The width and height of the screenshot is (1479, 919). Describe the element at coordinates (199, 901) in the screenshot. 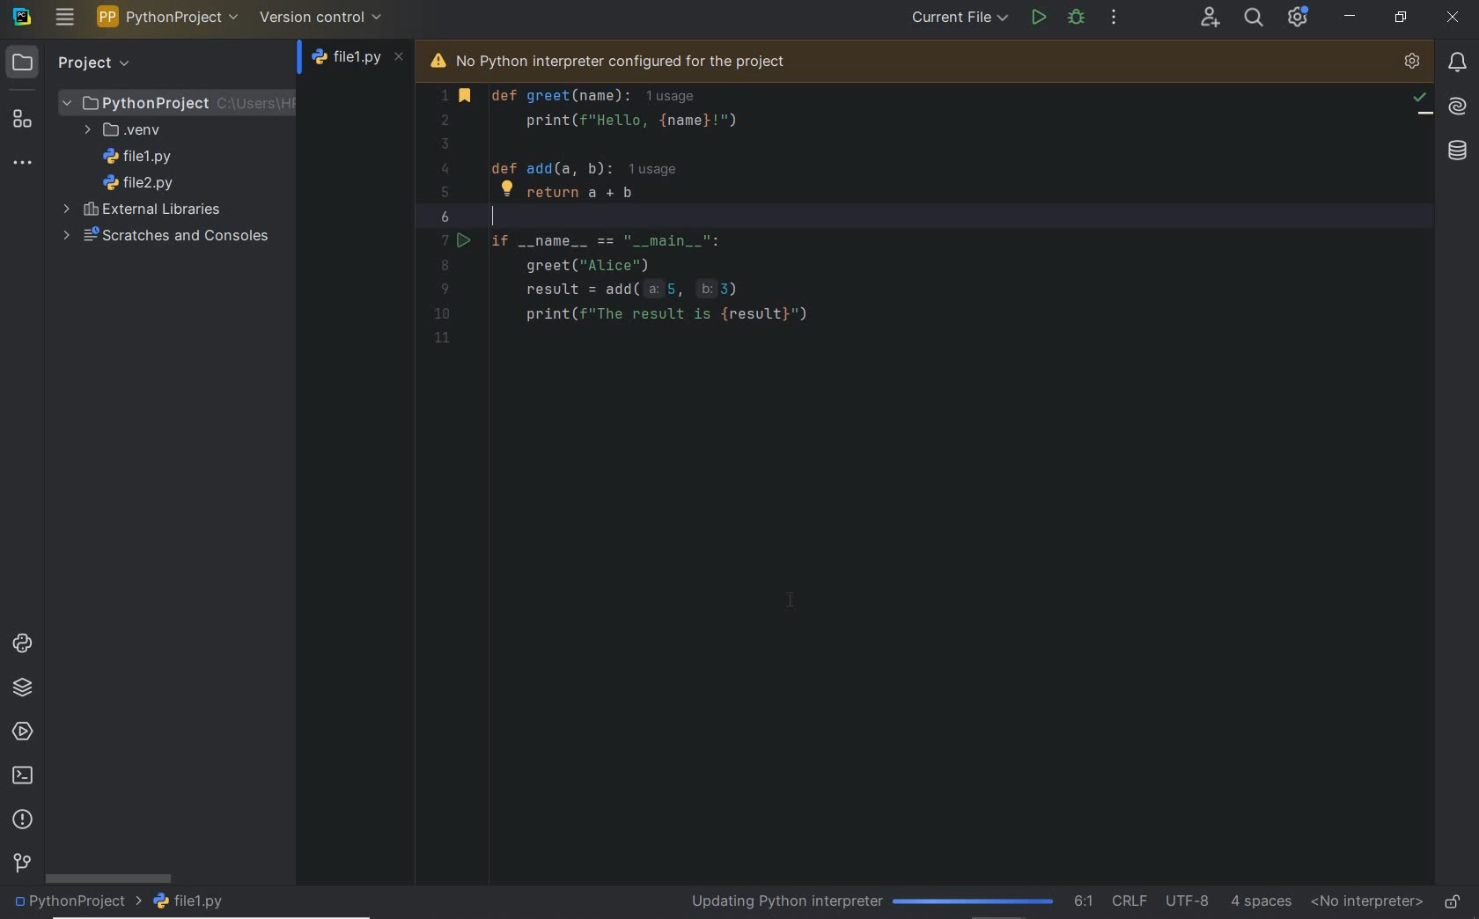

I see `file name` at that location.